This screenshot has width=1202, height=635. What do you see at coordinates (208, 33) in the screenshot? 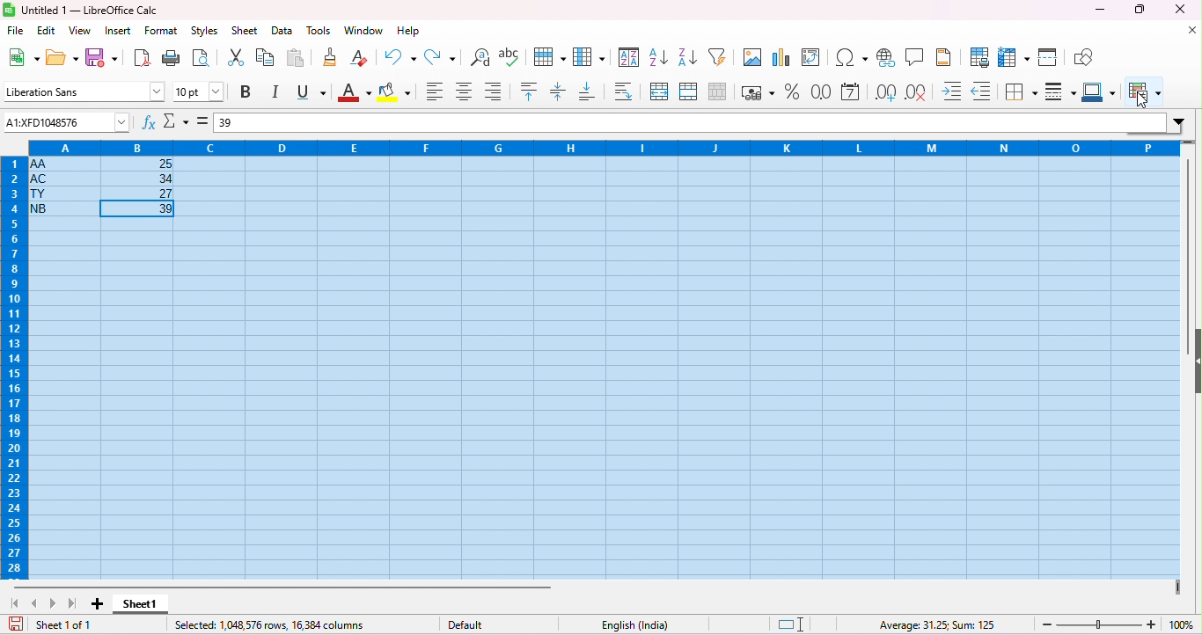
I see `styles` at bounding box center [208, 33].